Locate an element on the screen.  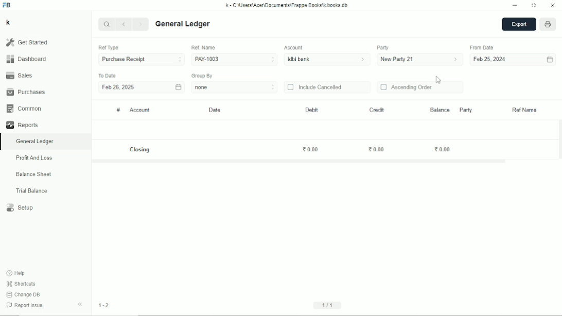
Shortcuts is located at coordinates (22, 284).